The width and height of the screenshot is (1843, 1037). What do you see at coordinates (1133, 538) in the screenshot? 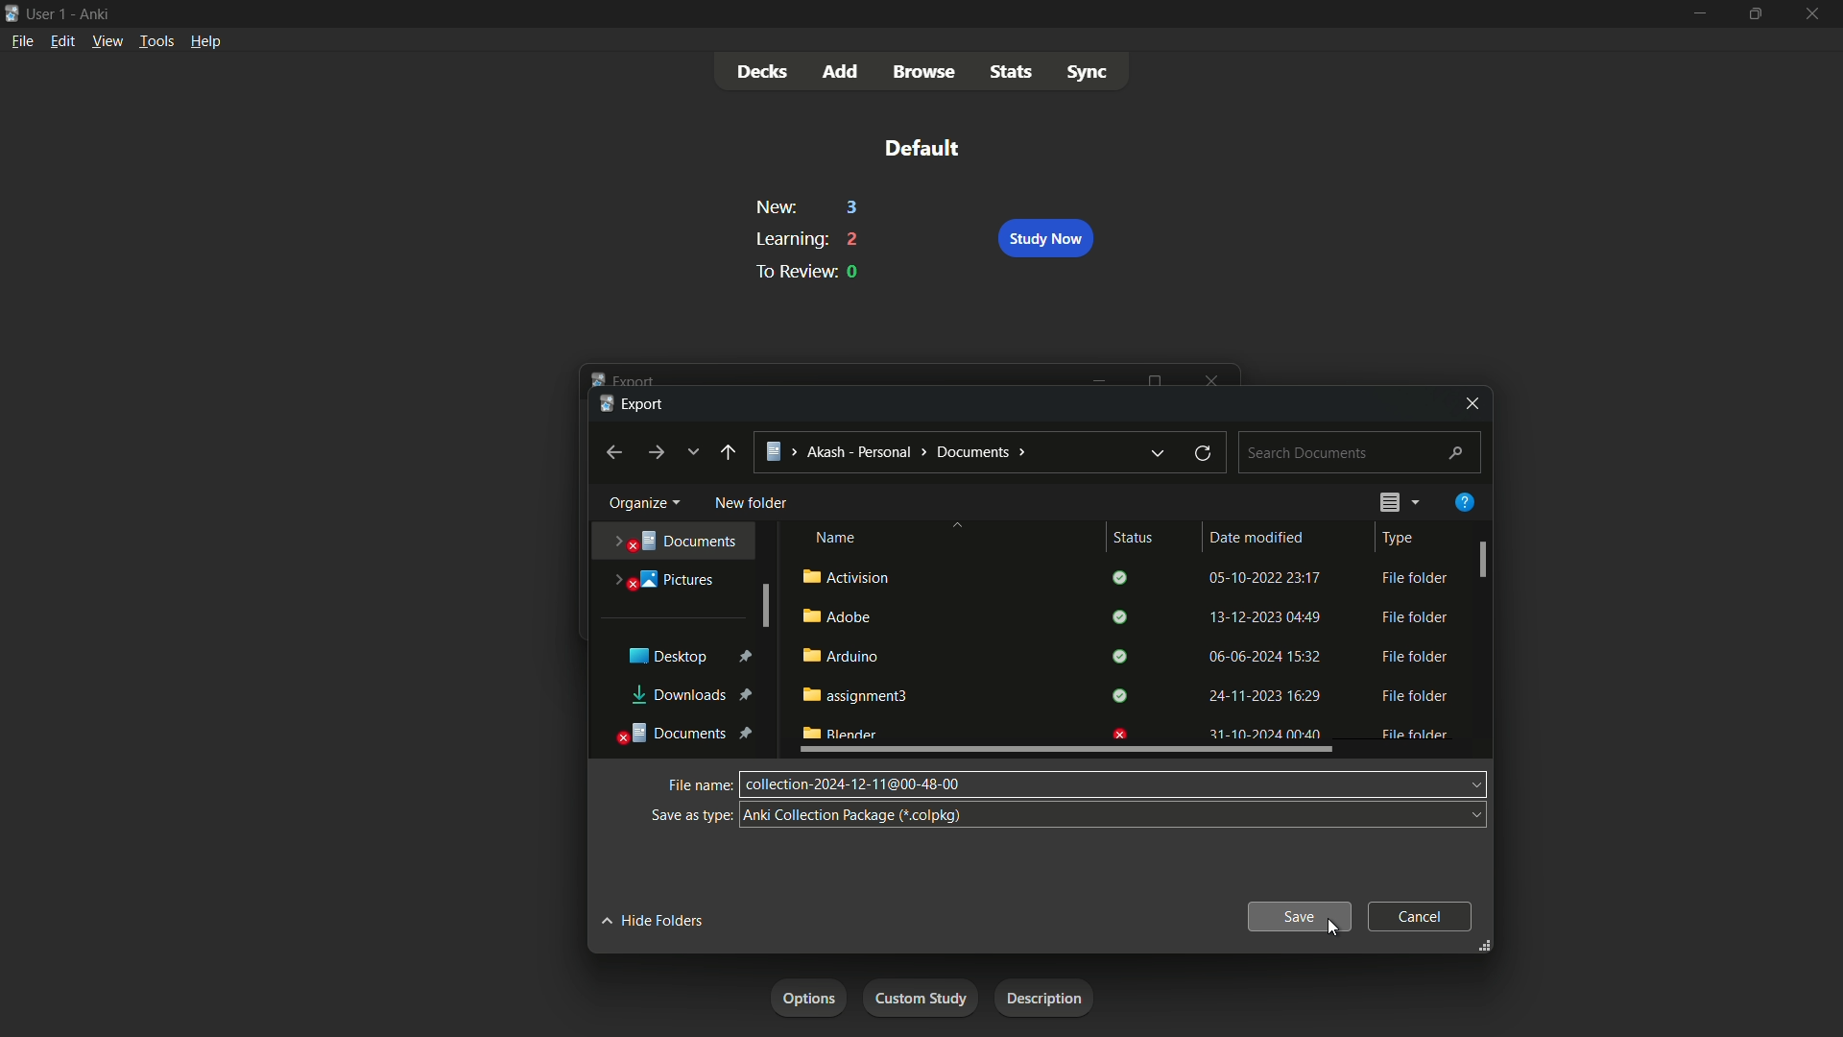
I see `status` at bounding box center [1133, 538].